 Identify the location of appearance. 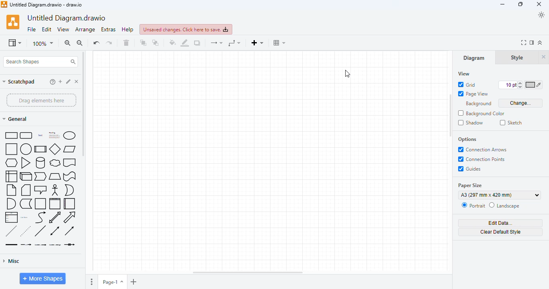
(541, 15).